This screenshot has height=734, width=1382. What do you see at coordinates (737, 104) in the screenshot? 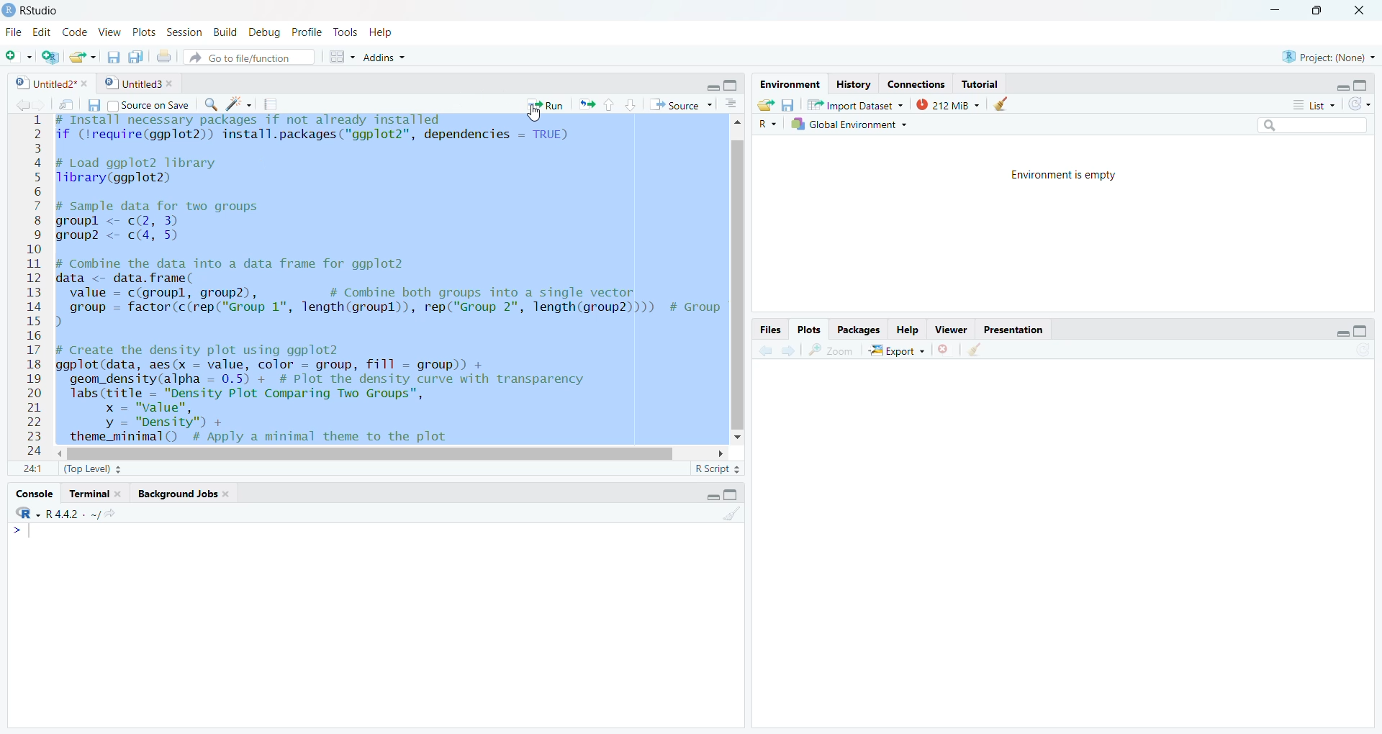
I see `` at bounding box center [737, 104].